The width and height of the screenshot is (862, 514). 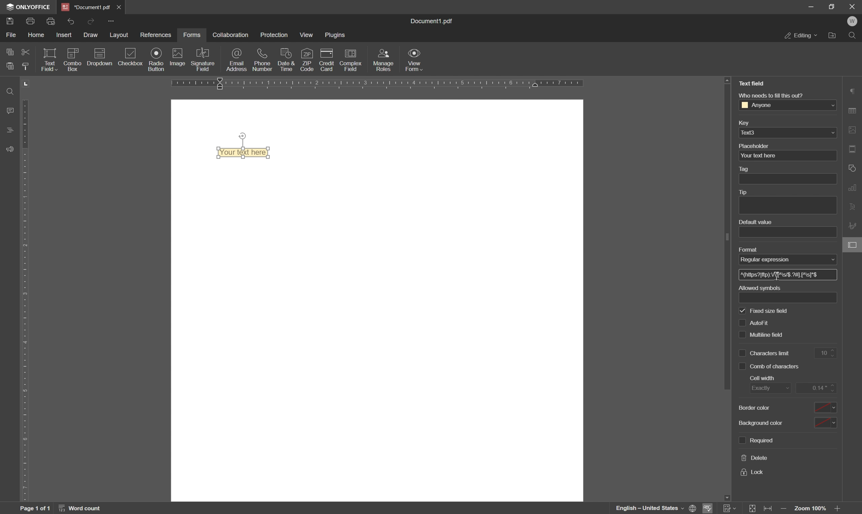 I want to click on header & footer, so click(x=854, y=149).